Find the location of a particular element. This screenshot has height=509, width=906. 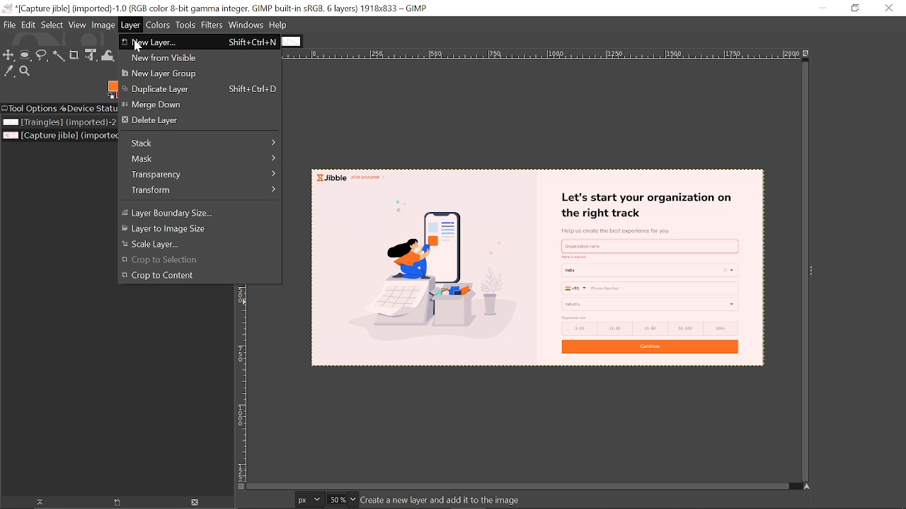

Ellipse select tool is located at coordinates (25, 56).